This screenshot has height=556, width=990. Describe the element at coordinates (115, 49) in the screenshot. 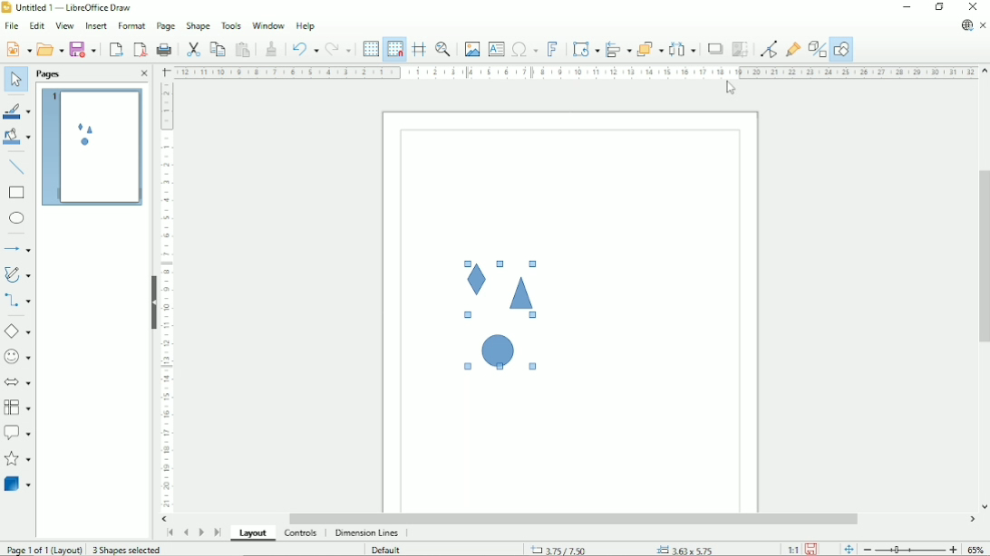

I see `Export` at that location.